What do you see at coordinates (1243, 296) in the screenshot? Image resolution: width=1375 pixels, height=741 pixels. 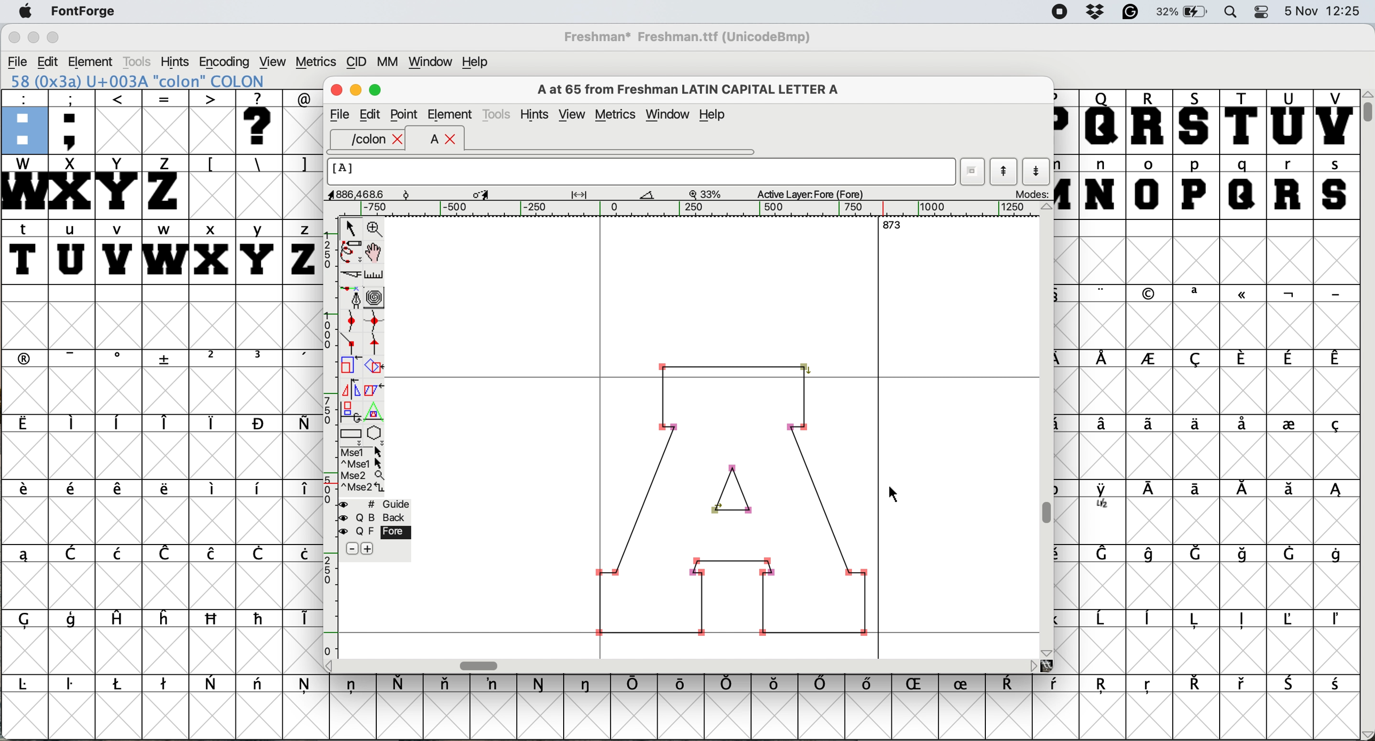 I see `symbol` at bounding box center [1243, 296].